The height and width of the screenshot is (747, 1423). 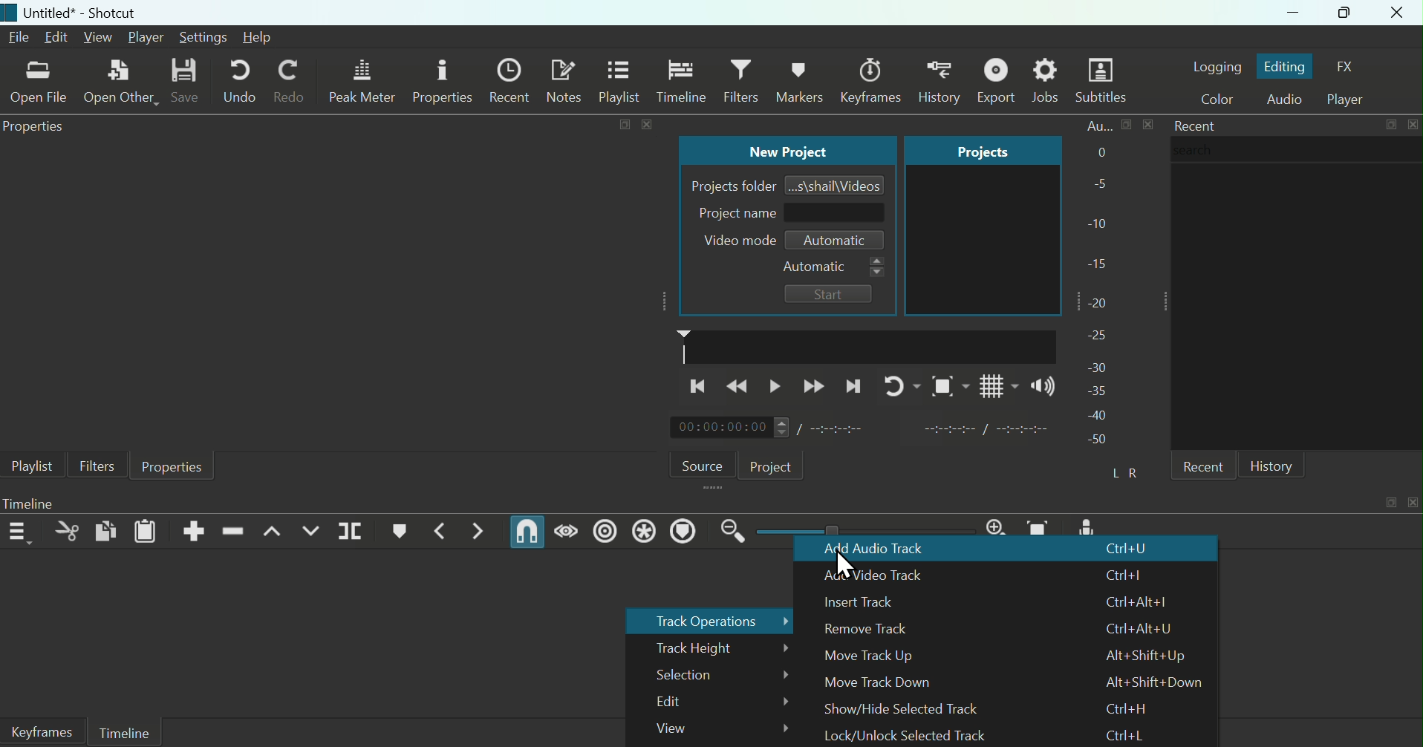 What do you see at coordinates (1099, 260) in the screenshot?
I see `-15` at bounding box center [1099, 260].